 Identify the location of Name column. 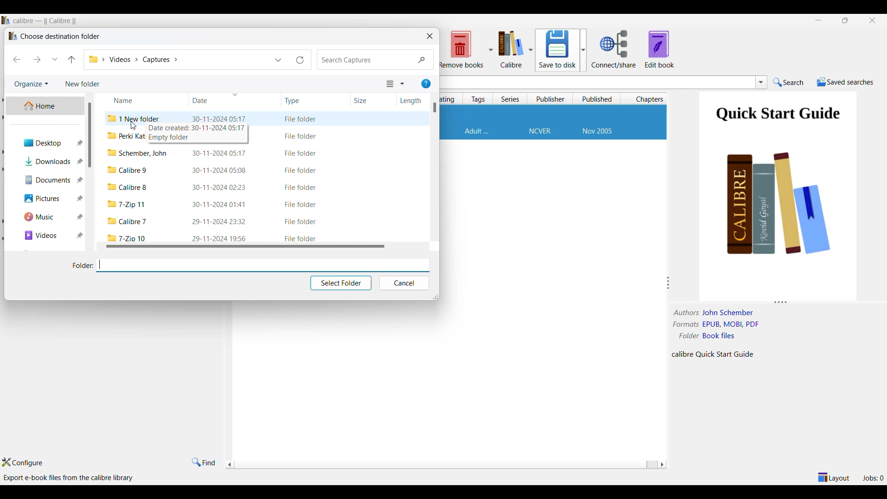
(132, 99).